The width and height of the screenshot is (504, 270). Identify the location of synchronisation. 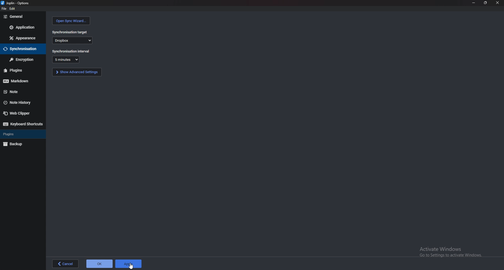
(21, 48).